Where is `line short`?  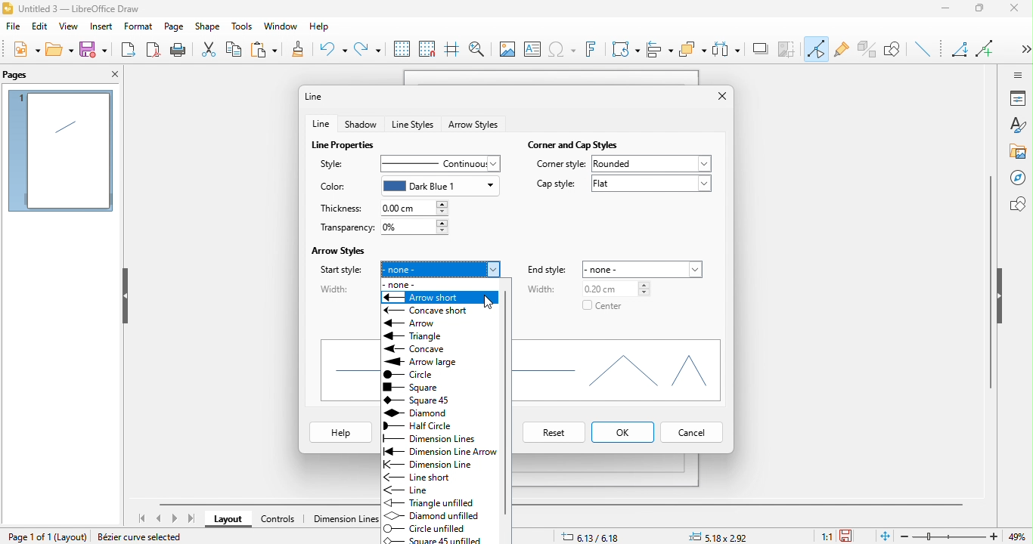
line short is located at coordinates (426, 476).